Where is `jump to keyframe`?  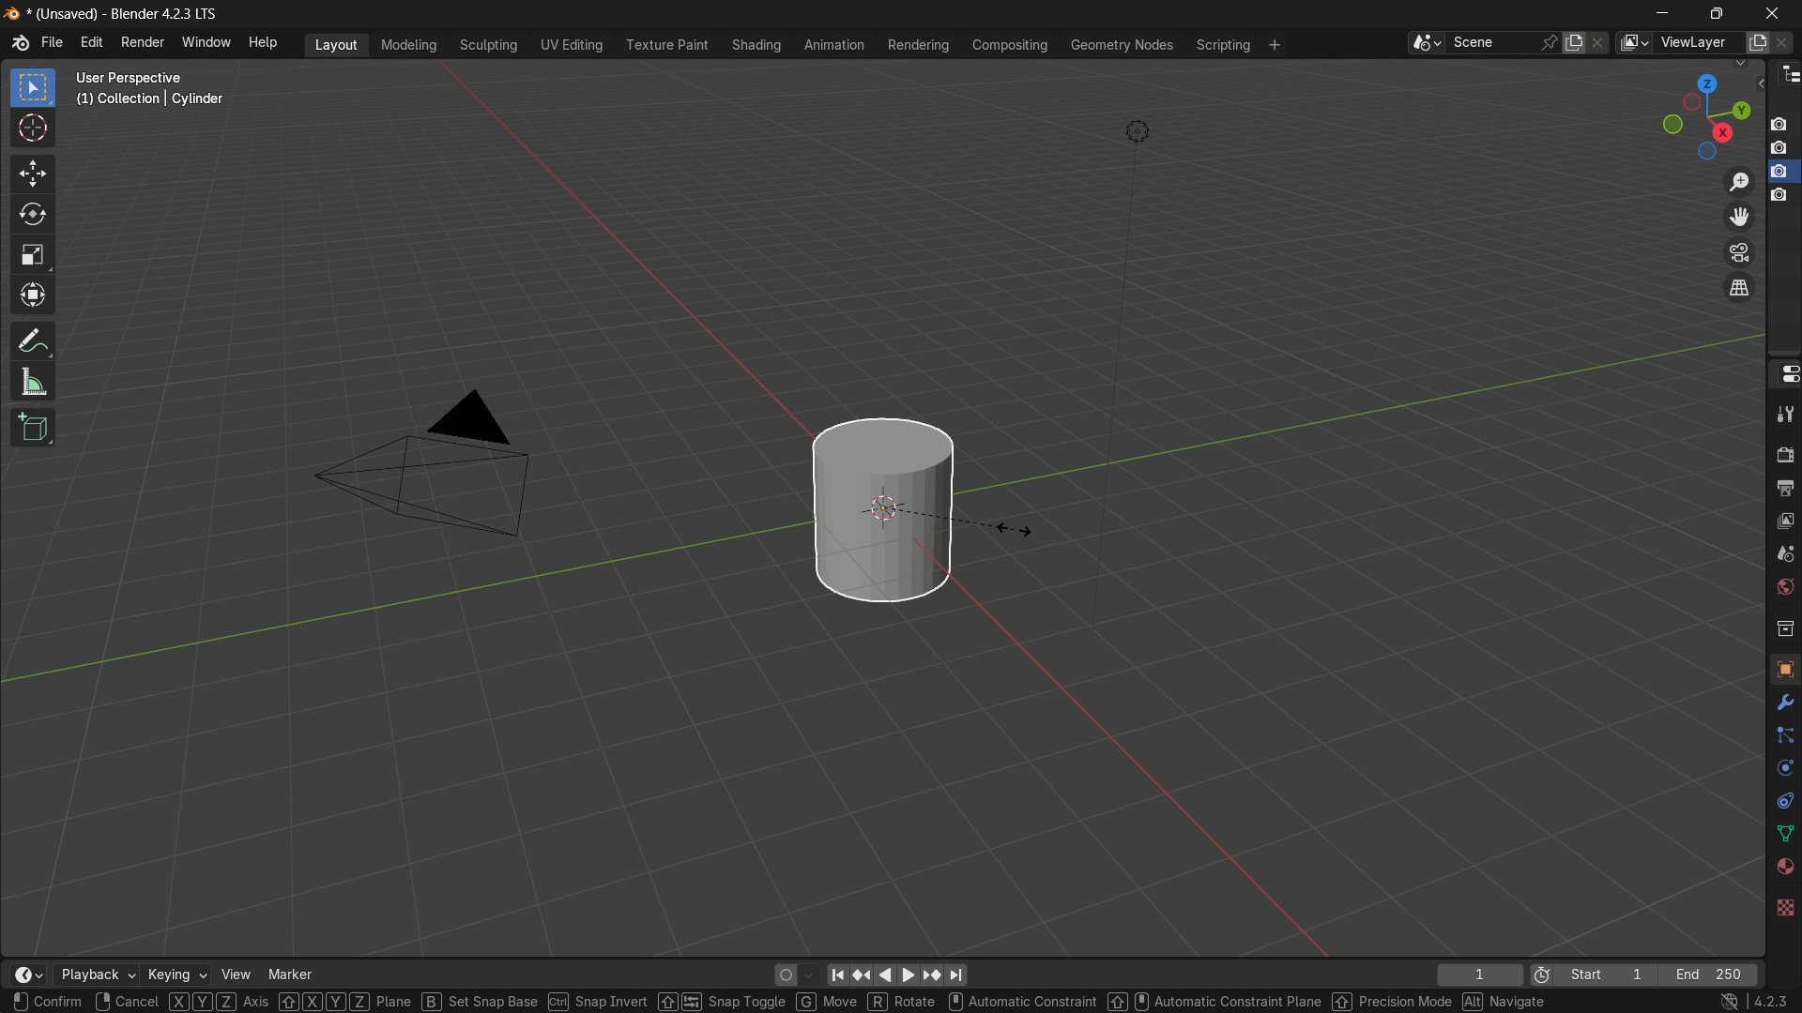
jump to keyframe is located at coordinates (932, 975).